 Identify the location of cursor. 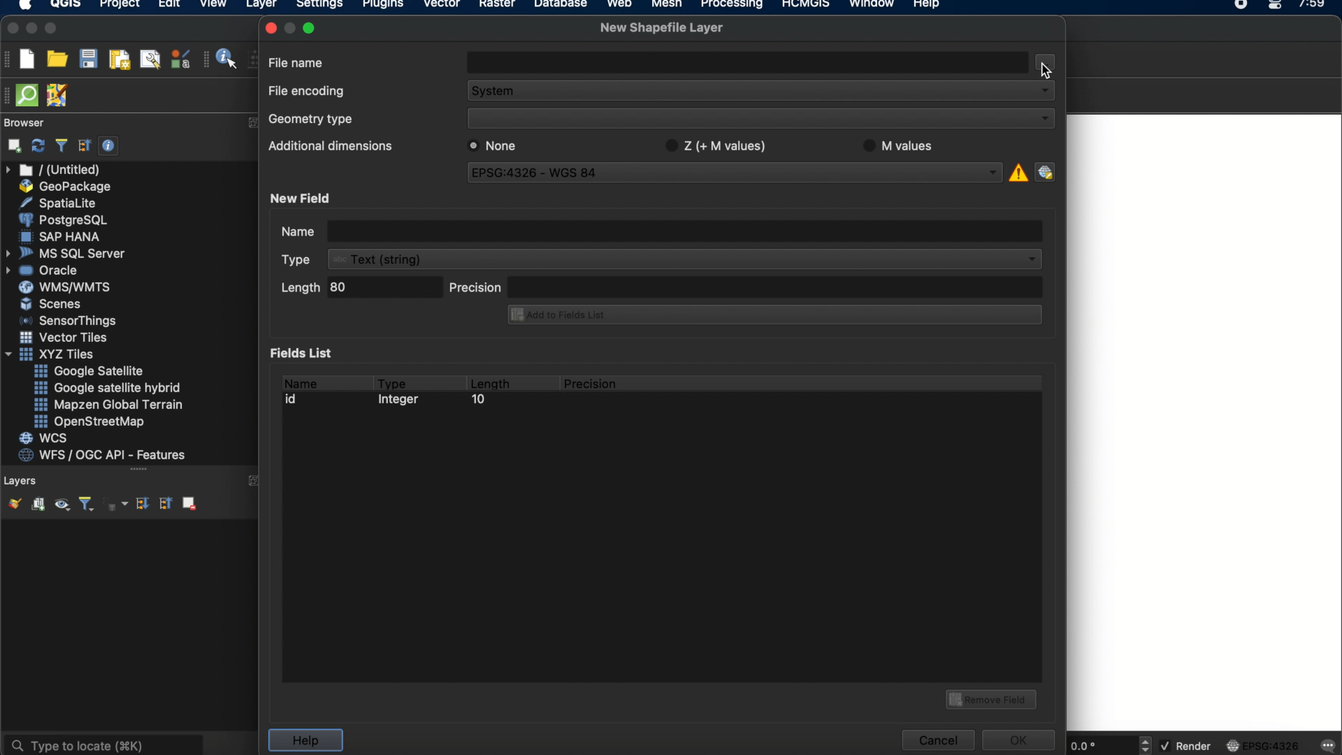
(1048, 69).